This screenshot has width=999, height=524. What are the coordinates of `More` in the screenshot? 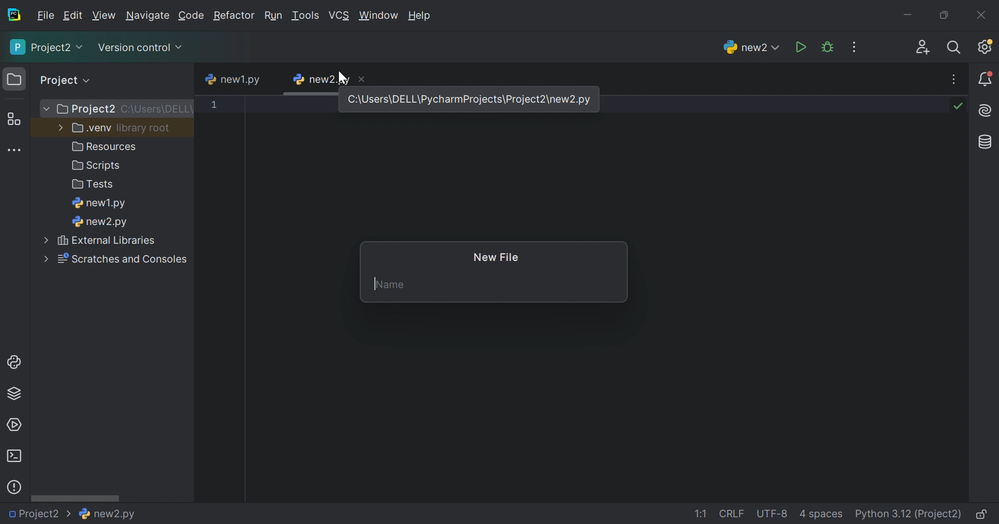 It's located at (58, 128).